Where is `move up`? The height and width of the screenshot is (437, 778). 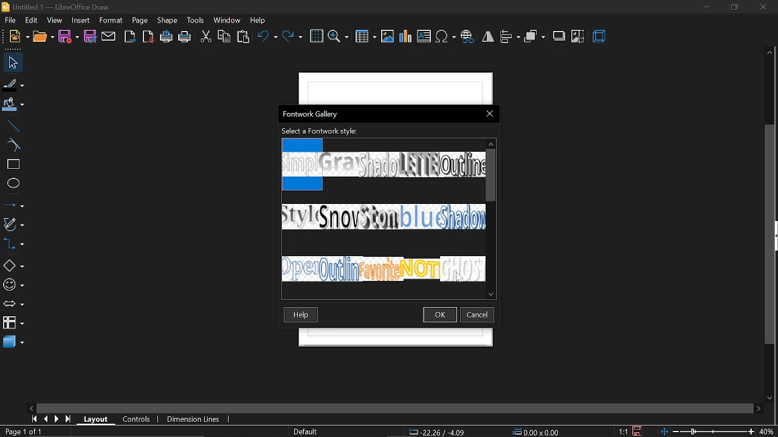 move up is located at coordinates (491, 143).